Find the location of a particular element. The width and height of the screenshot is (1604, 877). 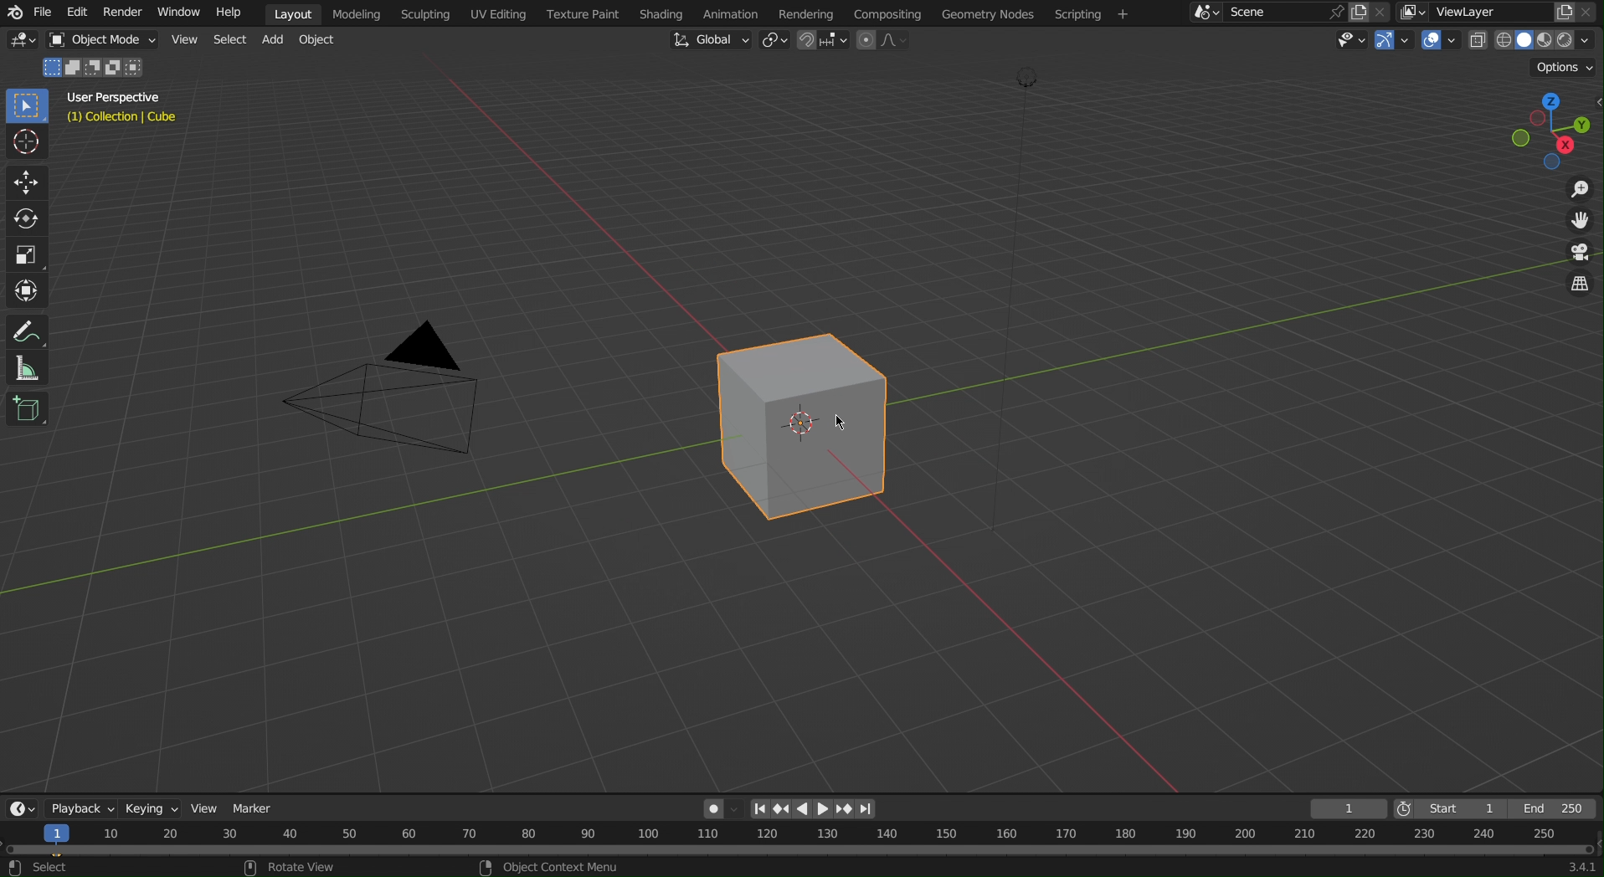

Transform Pivot Point is located at coordinates (776, 42).